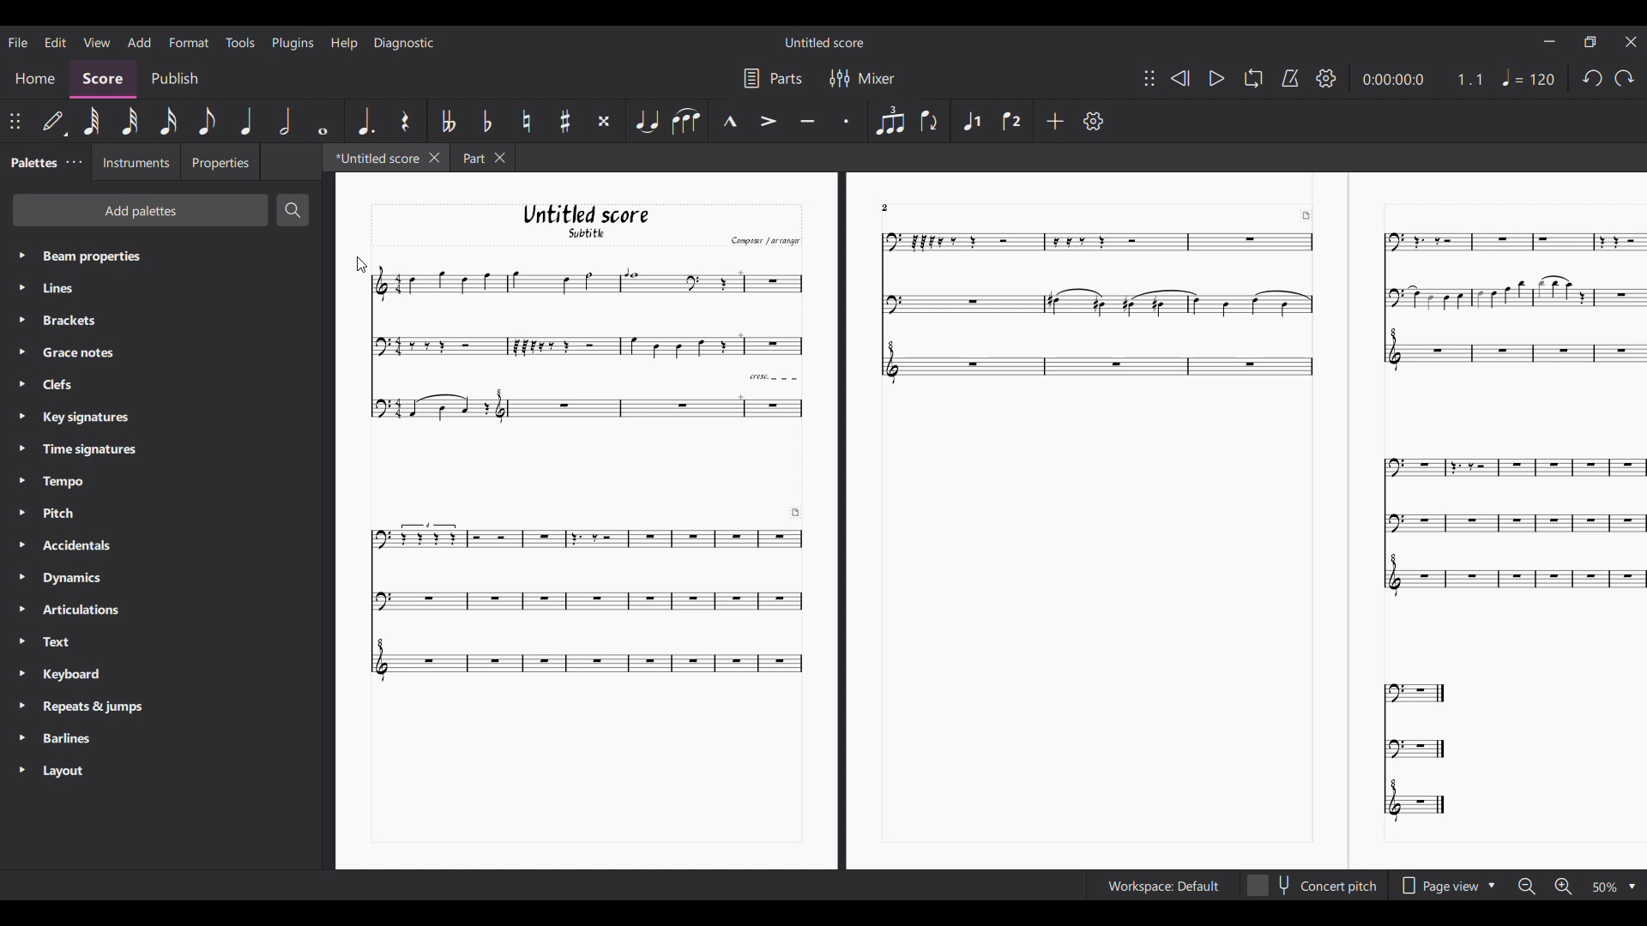  I want to click on Accent, so click(768, 121).